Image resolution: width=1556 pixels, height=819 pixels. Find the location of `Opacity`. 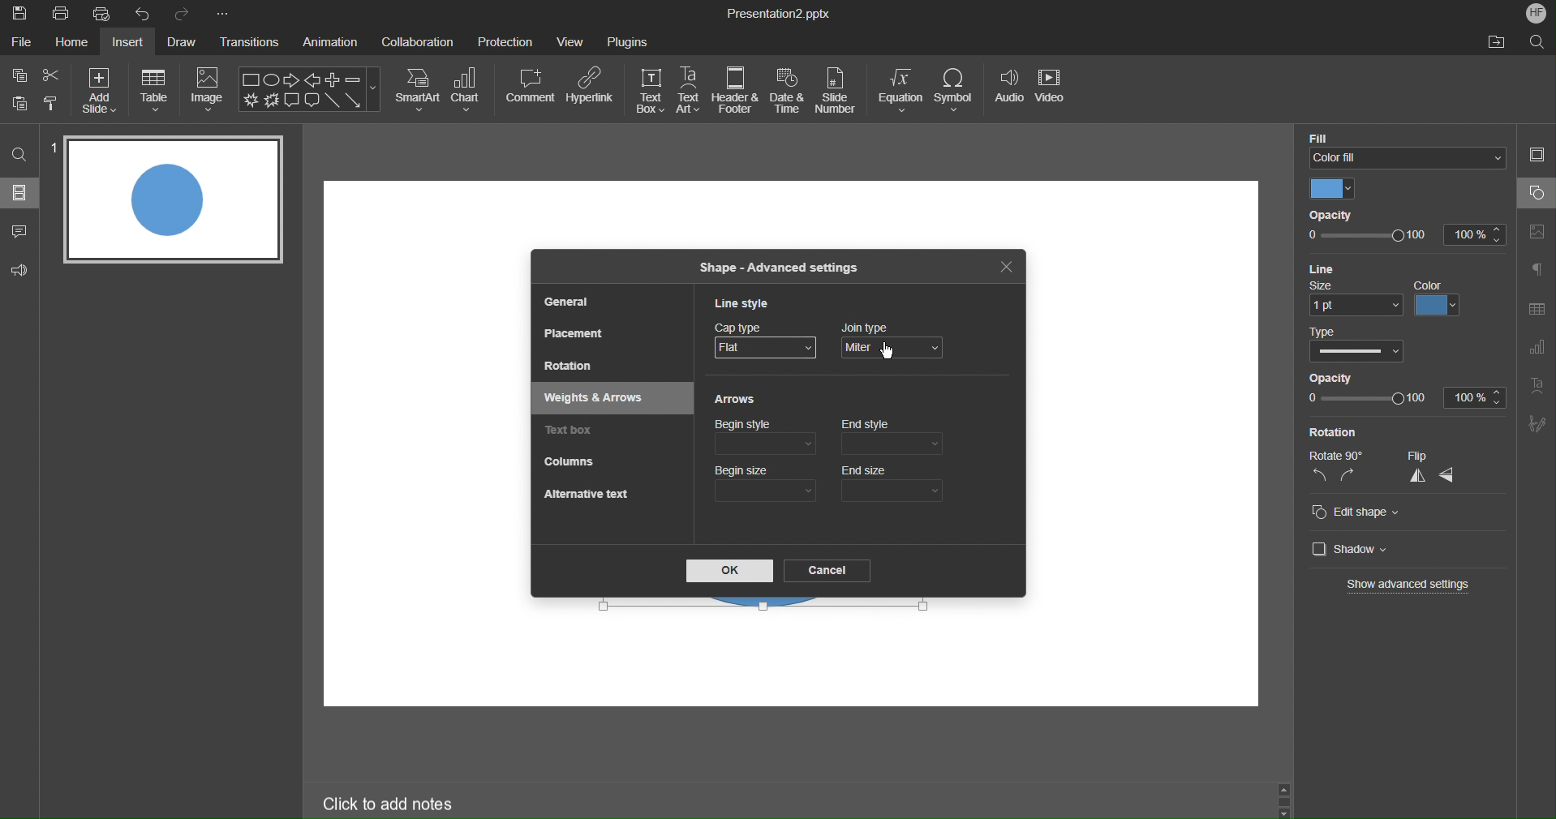

Opacity is located at coordinates (1335, 377).